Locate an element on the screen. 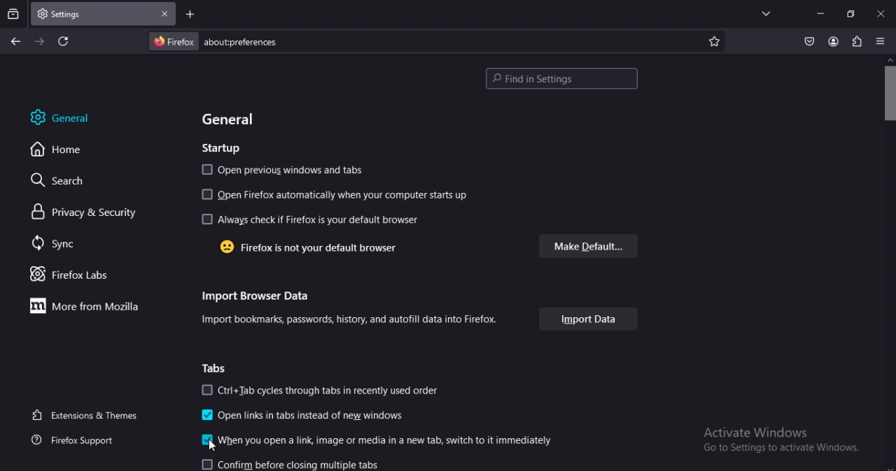 This screenshot has width=896, height=471. extensions & themes is located at coordinates (85, 415).